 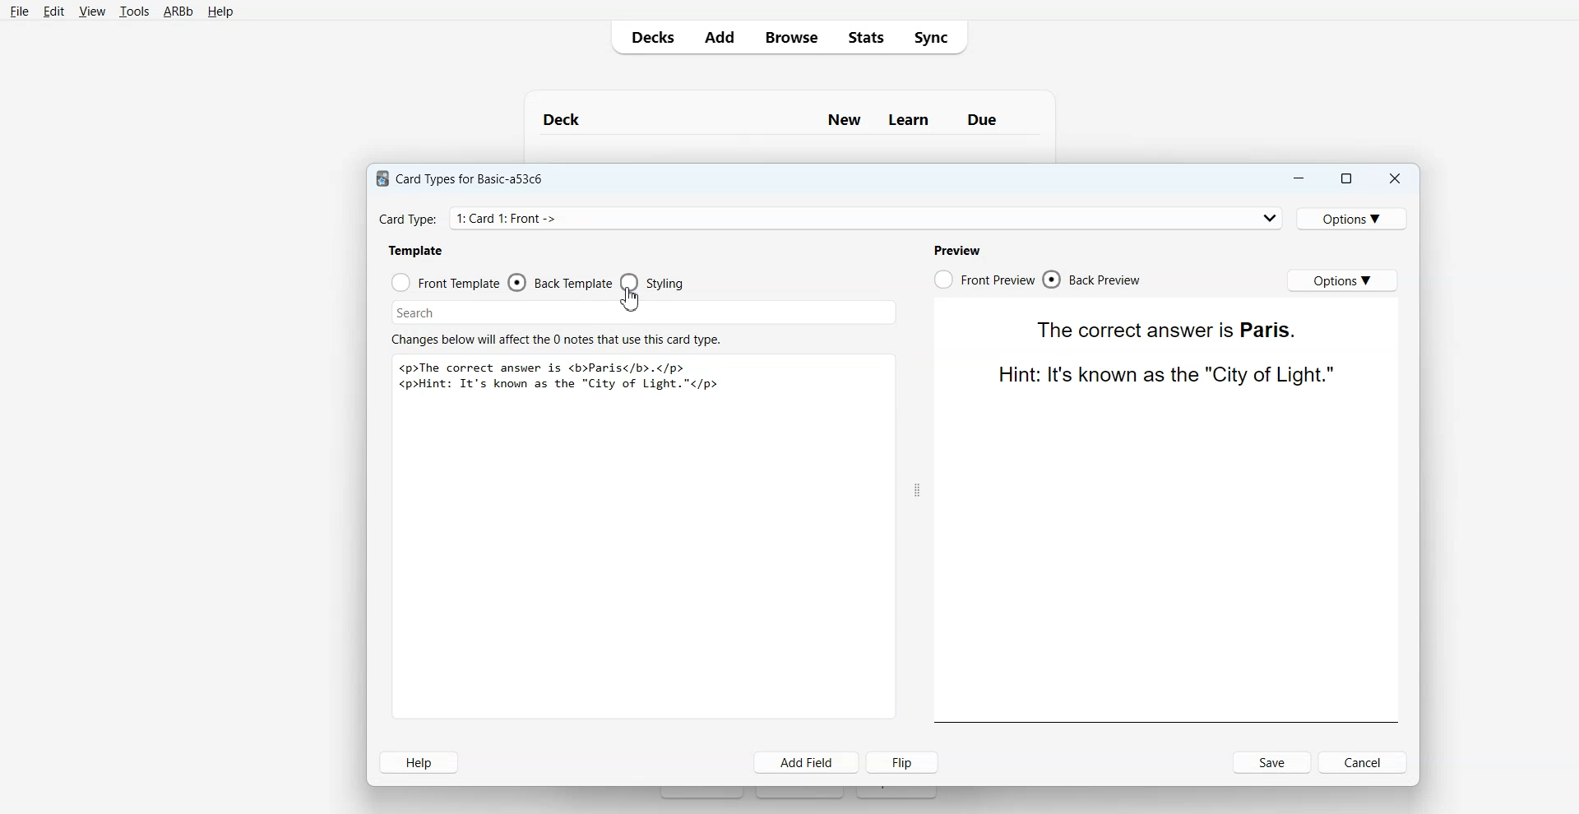 What do you see at coordinates (1354, 218) in the screenshot?
I see `Options` at bounding box center [1354, 218].